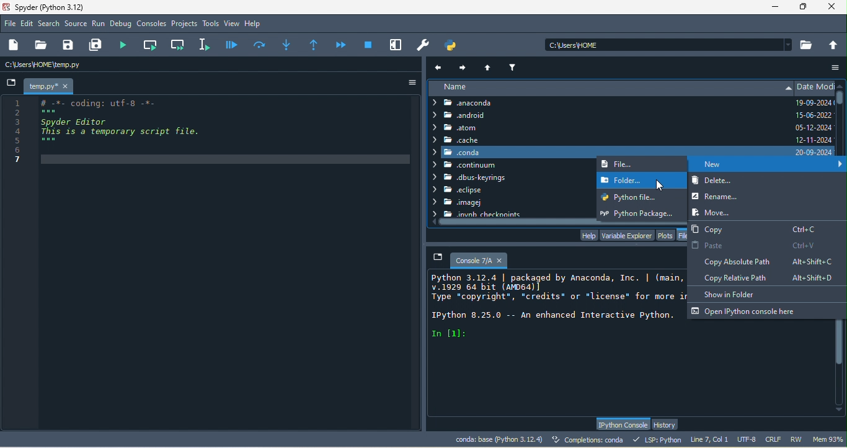 The image size is (847, 448). I want to click on date modified, so click(815, 119).